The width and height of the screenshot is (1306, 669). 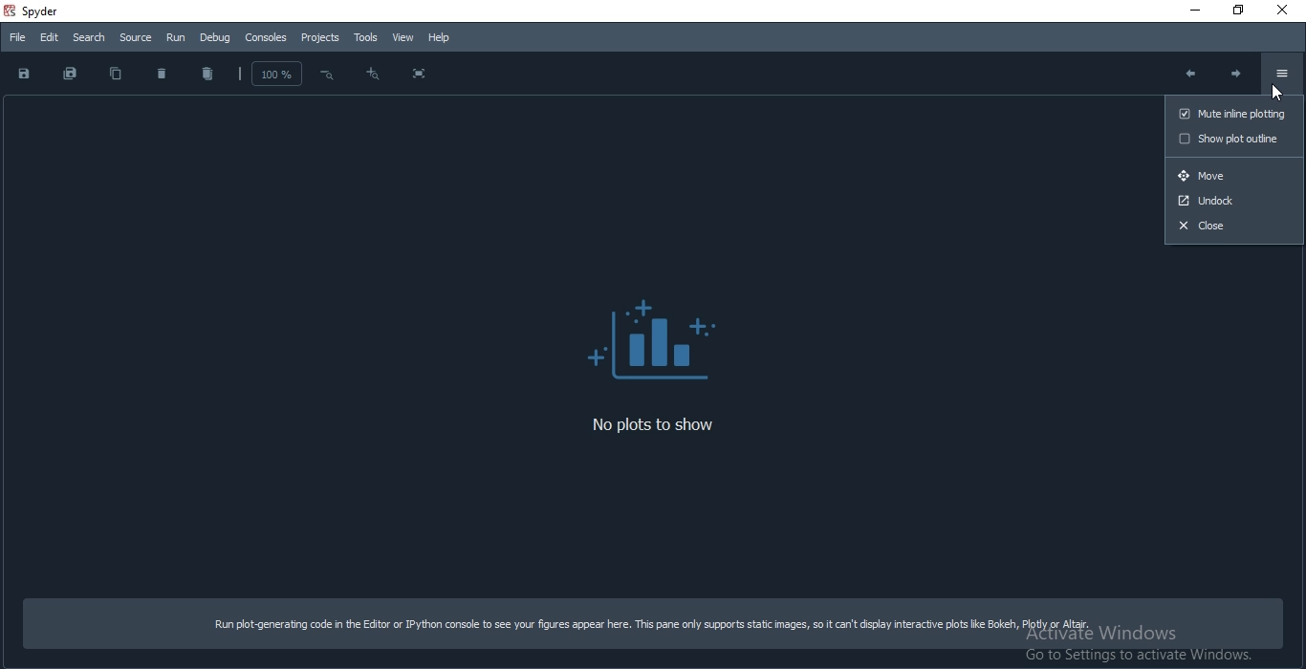 I want to click on Save, so click(x=24, y=74).